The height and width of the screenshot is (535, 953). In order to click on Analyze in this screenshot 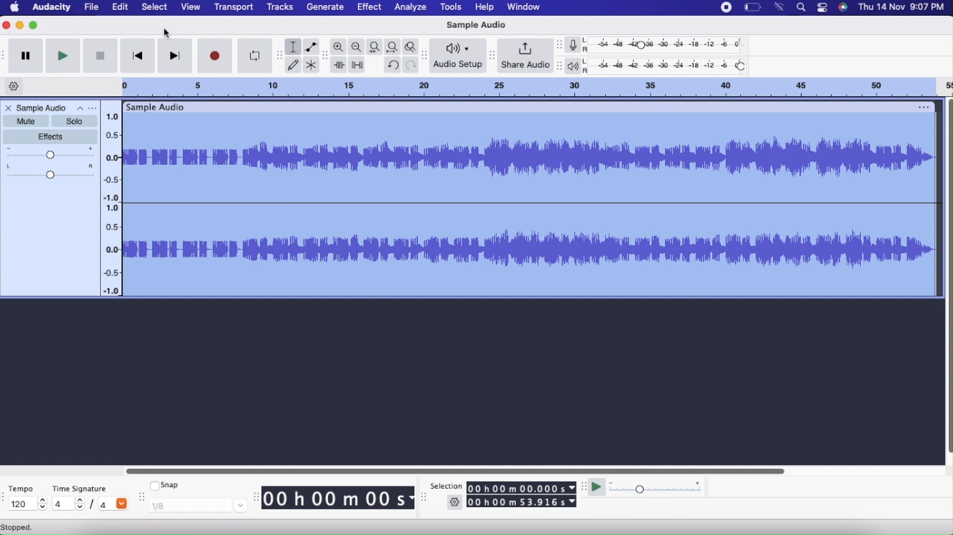, I will do `click(411, 7)`.